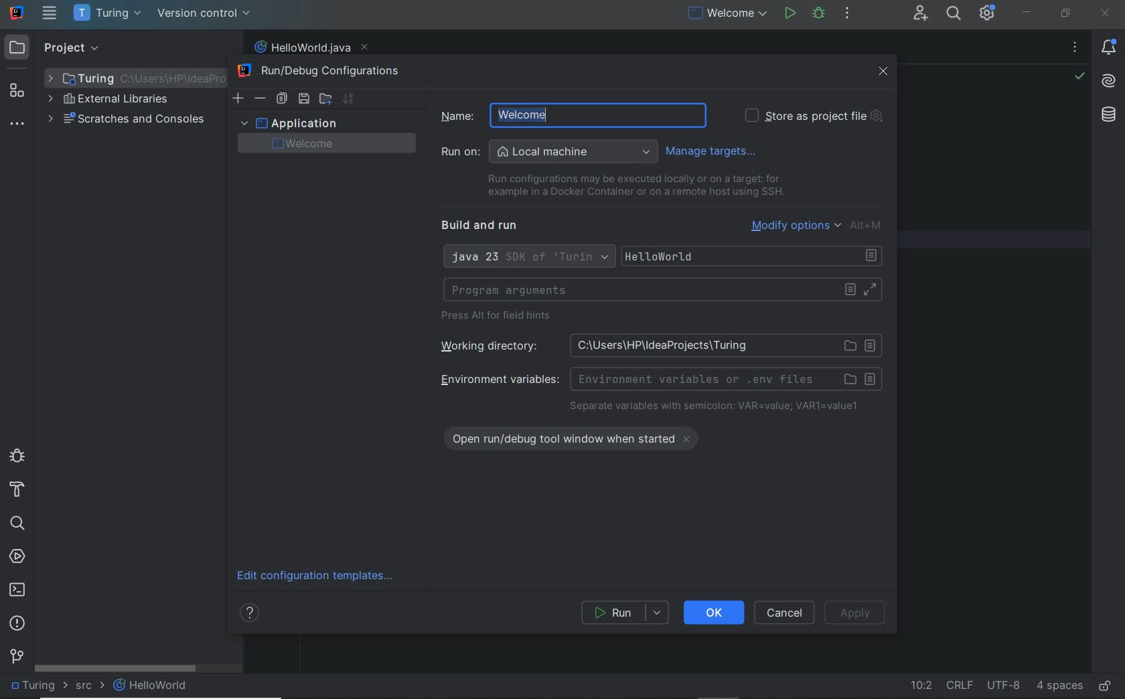 The width and height of the screenshot is (1125, 699). I want to click on ADD NEW CONFIGURATION, so click(239, 98).